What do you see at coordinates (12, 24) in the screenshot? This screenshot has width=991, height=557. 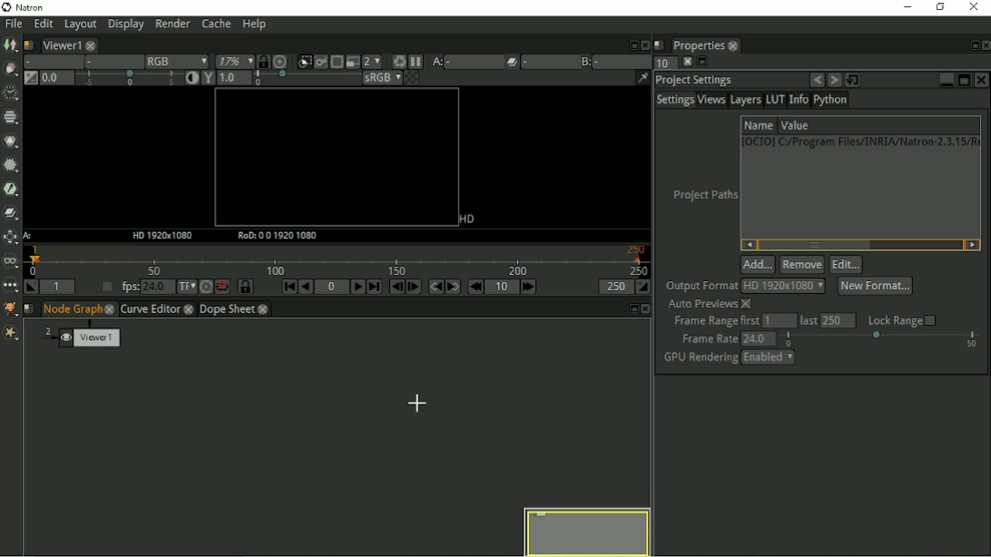 I see `File` at bounding box center [12, 24].